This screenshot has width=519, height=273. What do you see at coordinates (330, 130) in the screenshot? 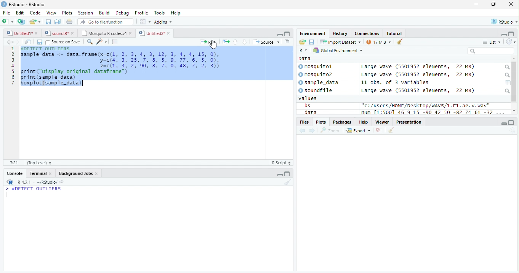
I see `zoom` at bounding box center [330, 130].